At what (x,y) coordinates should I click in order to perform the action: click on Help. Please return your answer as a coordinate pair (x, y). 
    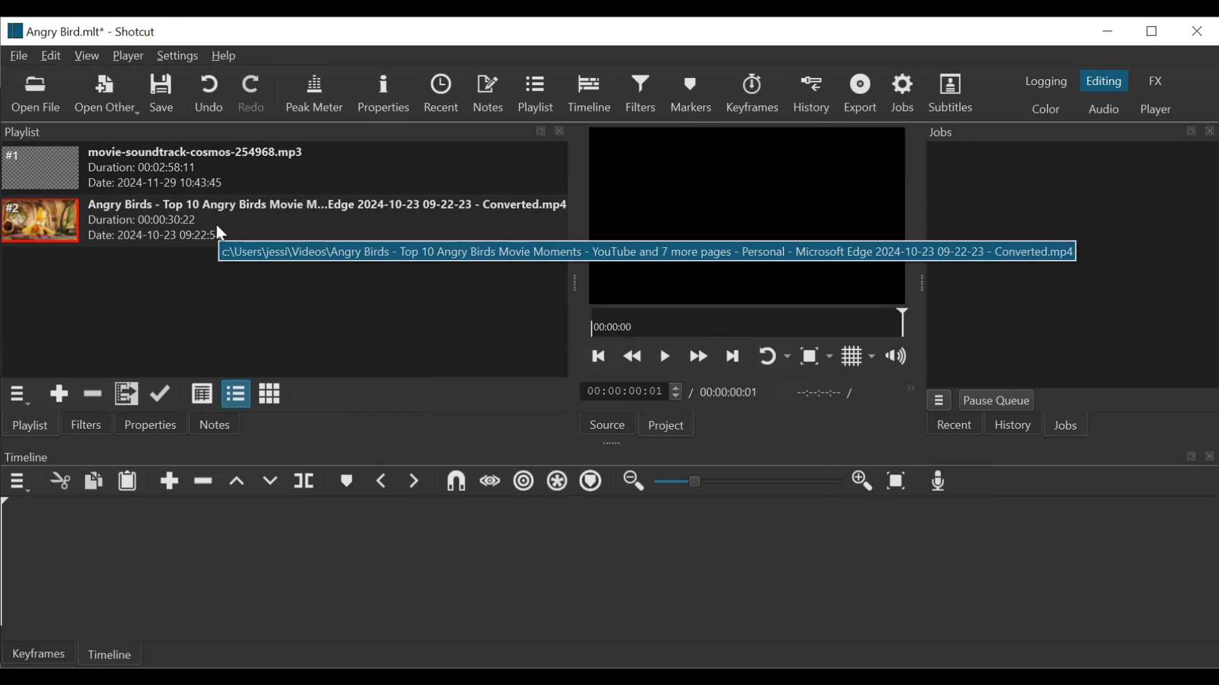
    Looking at the image, I should click on (223, 56).